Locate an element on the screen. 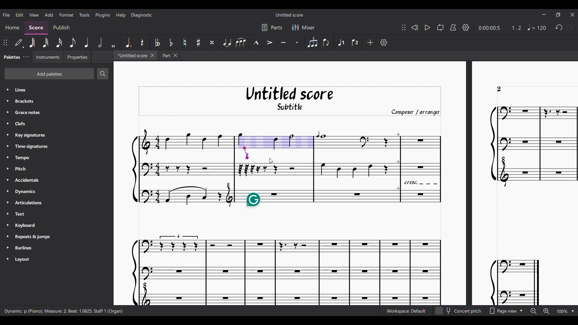 The width and height of the screenshot is (578, 325). Score title is located at coordinates (289, 15).